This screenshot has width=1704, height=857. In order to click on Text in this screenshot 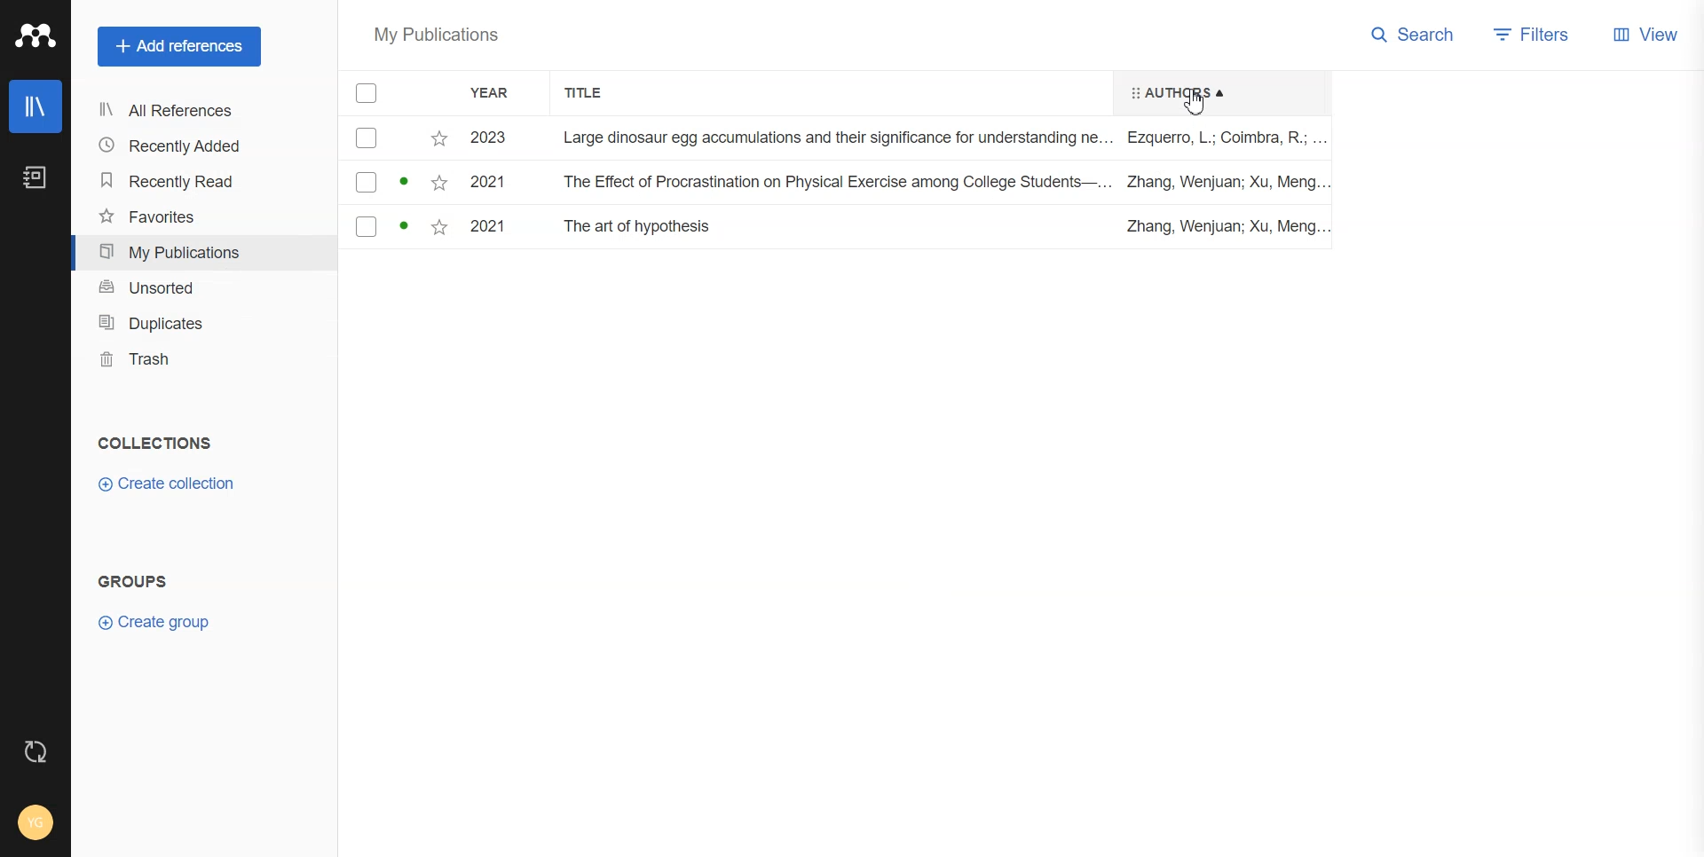, I will do `click(135, 581)`.